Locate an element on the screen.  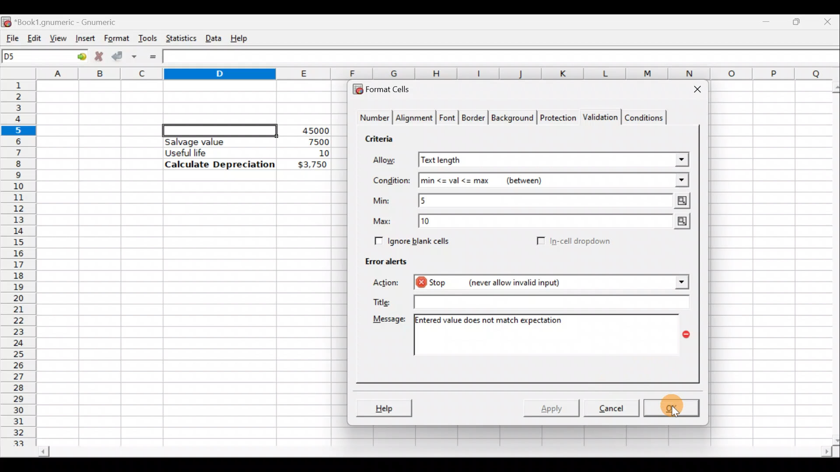
Border is located at coordinates (474, 120).